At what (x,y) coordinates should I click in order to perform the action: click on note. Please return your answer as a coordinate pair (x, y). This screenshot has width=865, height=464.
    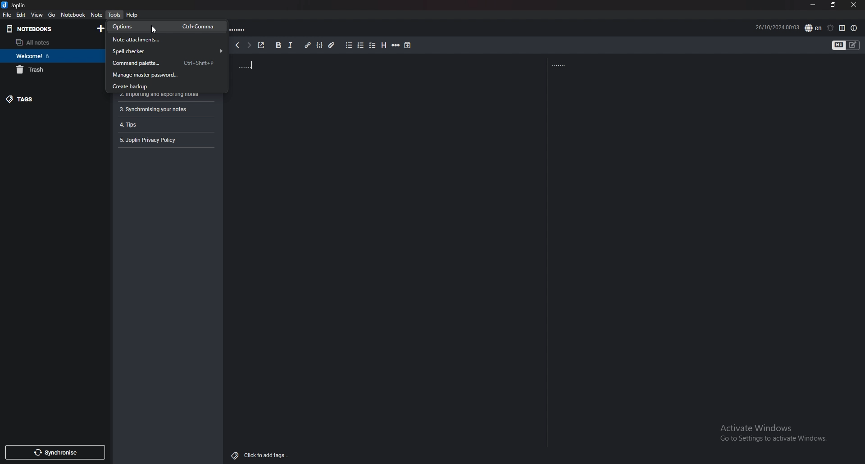
    Looking at the image, I should click on (96, 14).